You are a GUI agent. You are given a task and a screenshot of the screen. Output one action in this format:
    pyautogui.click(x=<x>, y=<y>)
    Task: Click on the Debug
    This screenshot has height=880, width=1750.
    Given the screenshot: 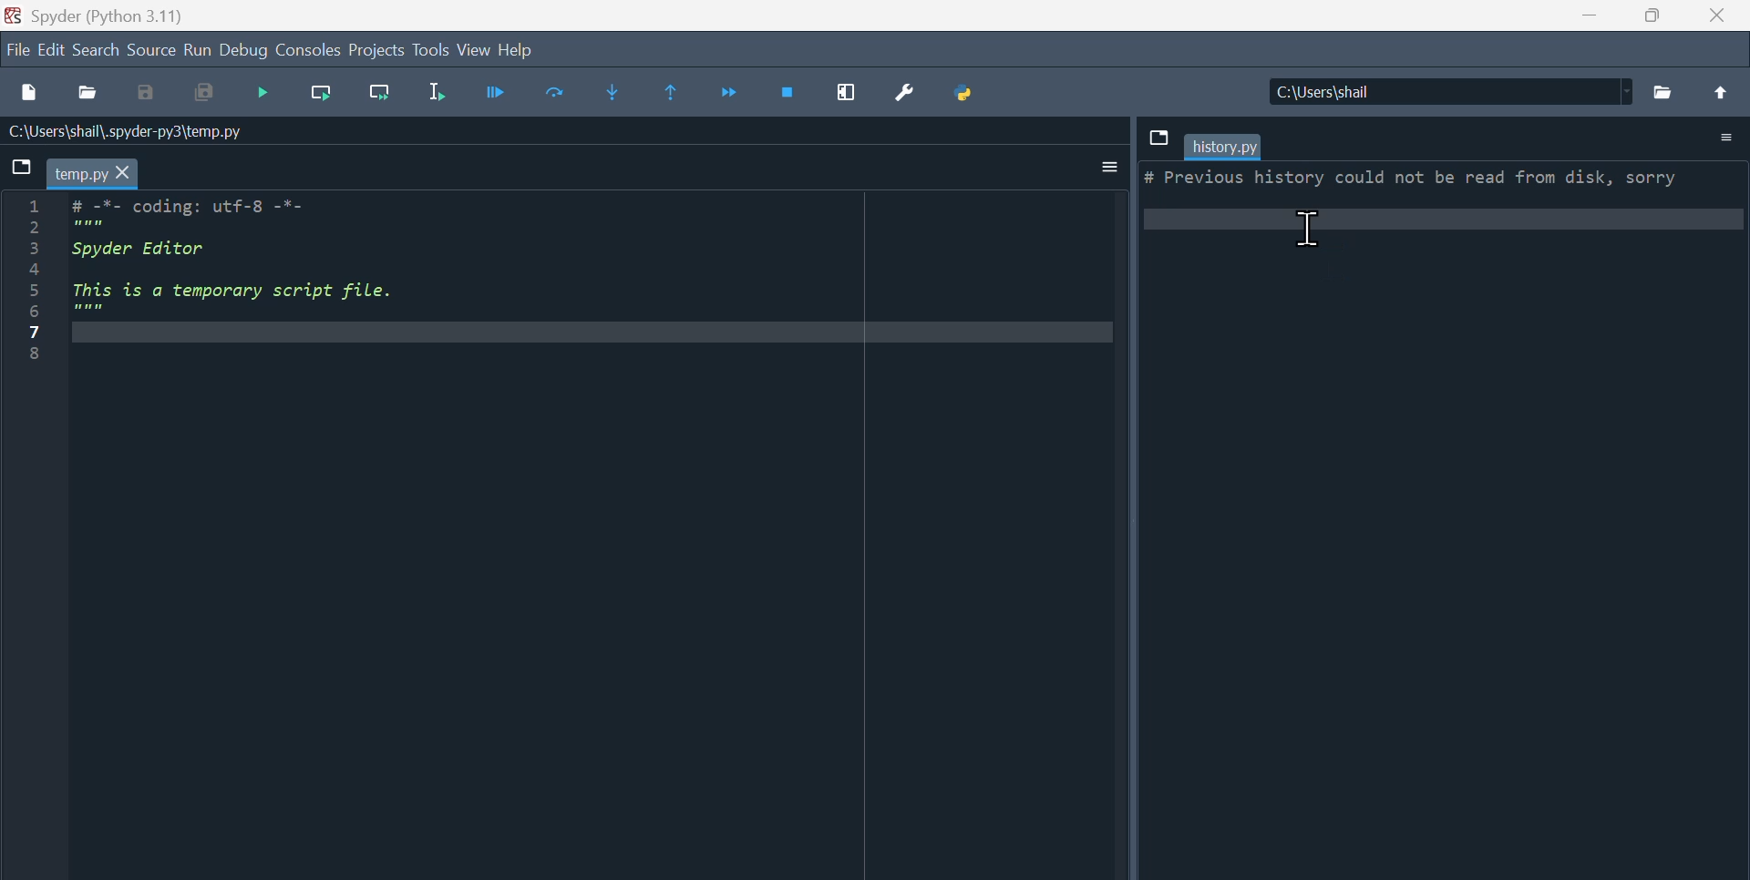 What is the action you would take?
    pyautogui.click(x=244, y=51)
    